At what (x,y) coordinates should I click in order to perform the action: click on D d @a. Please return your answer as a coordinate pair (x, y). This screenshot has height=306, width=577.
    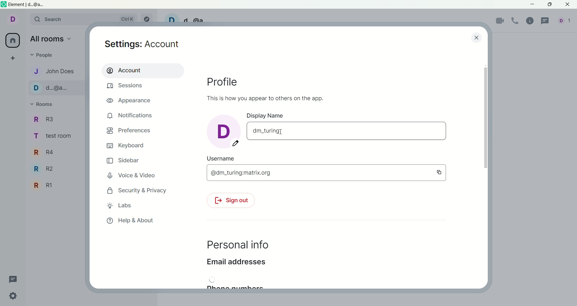
    Looking at the image, I should click on (185, 19).